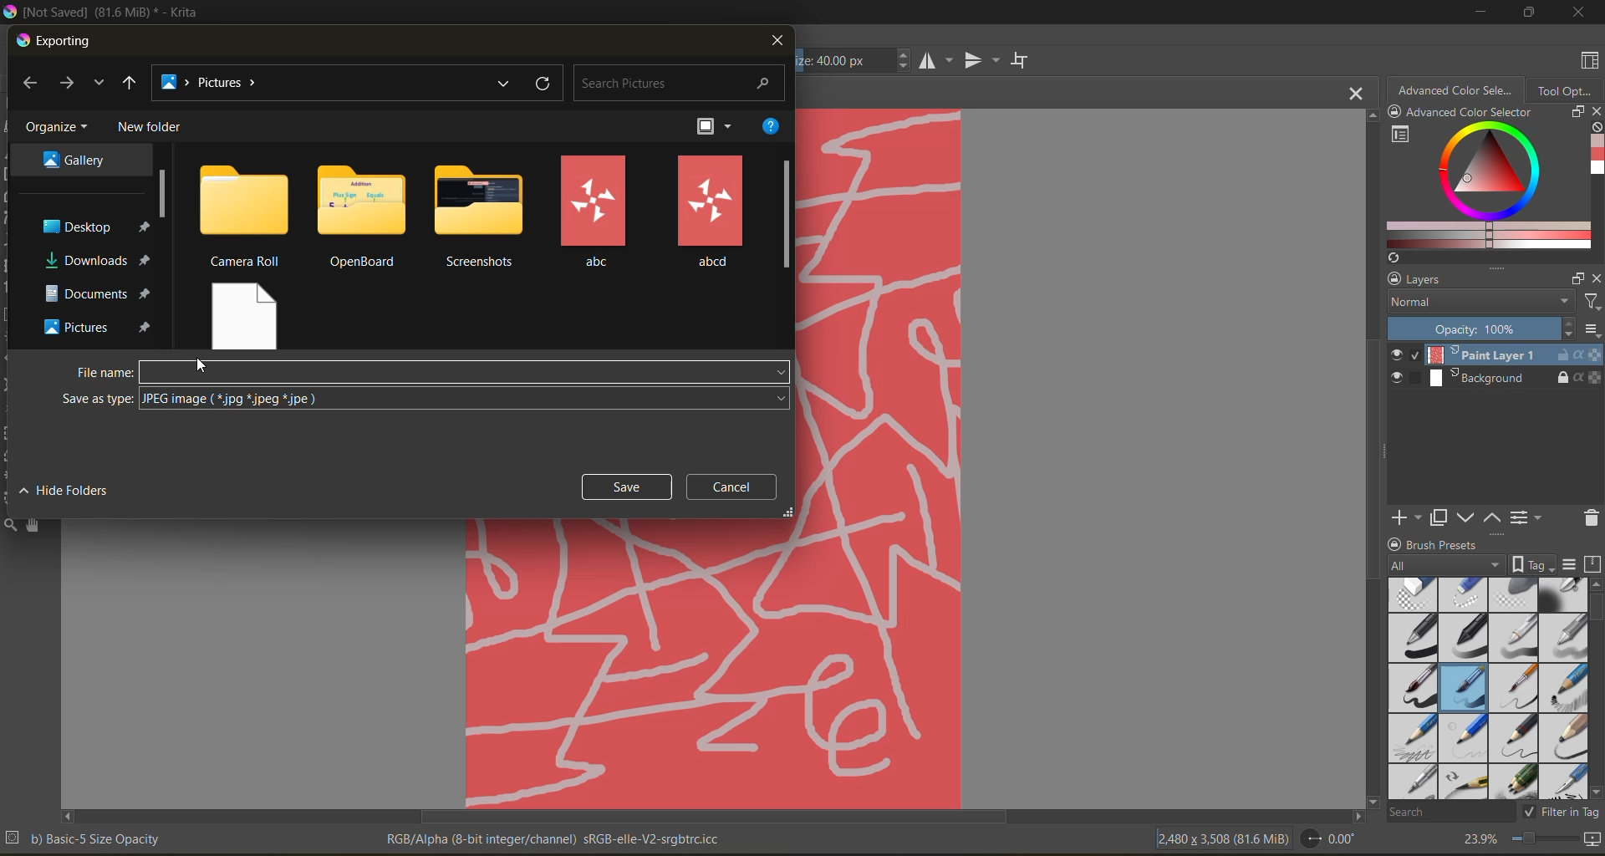  I want to click on folder destination, so click(99, 293).